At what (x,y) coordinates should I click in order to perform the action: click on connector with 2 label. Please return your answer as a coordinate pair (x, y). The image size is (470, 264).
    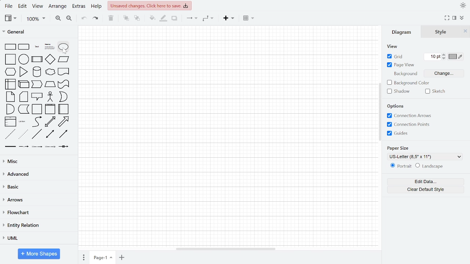
    Looking at the image, I should click on (37, 147).